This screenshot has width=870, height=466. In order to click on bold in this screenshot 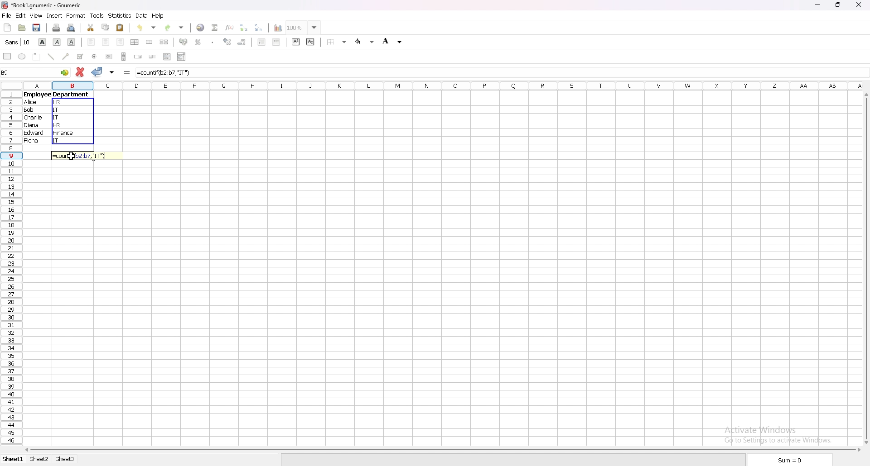, I will do `click(42, 42)`.